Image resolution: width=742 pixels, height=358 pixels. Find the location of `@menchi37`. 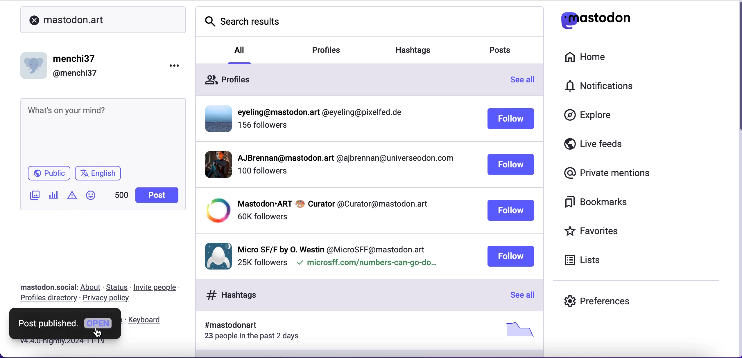

@menchi37 is located at coordinates (75, 74).